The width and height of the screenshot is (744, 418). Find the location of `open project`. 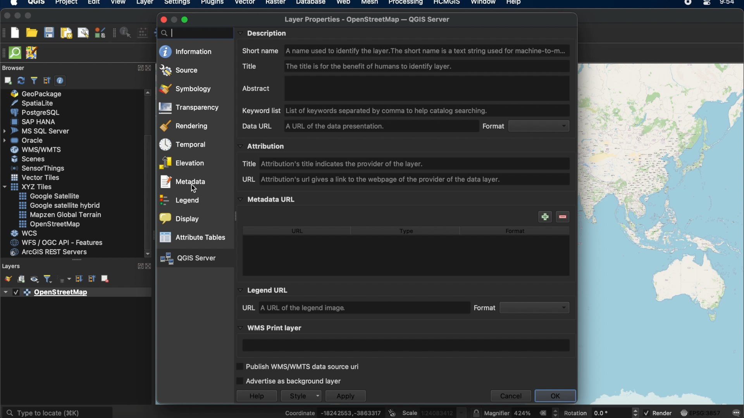

open project is located at coordinates (32, 33).